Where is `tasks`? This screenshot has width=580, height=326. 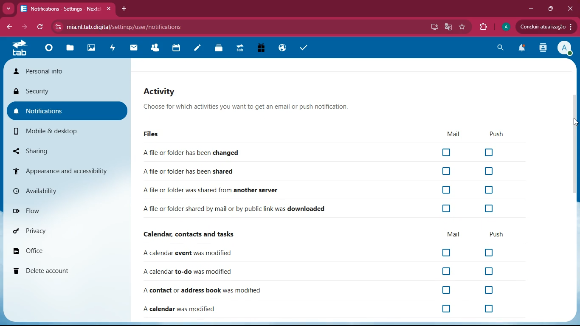
tasks is located at coordinates (304, 47).